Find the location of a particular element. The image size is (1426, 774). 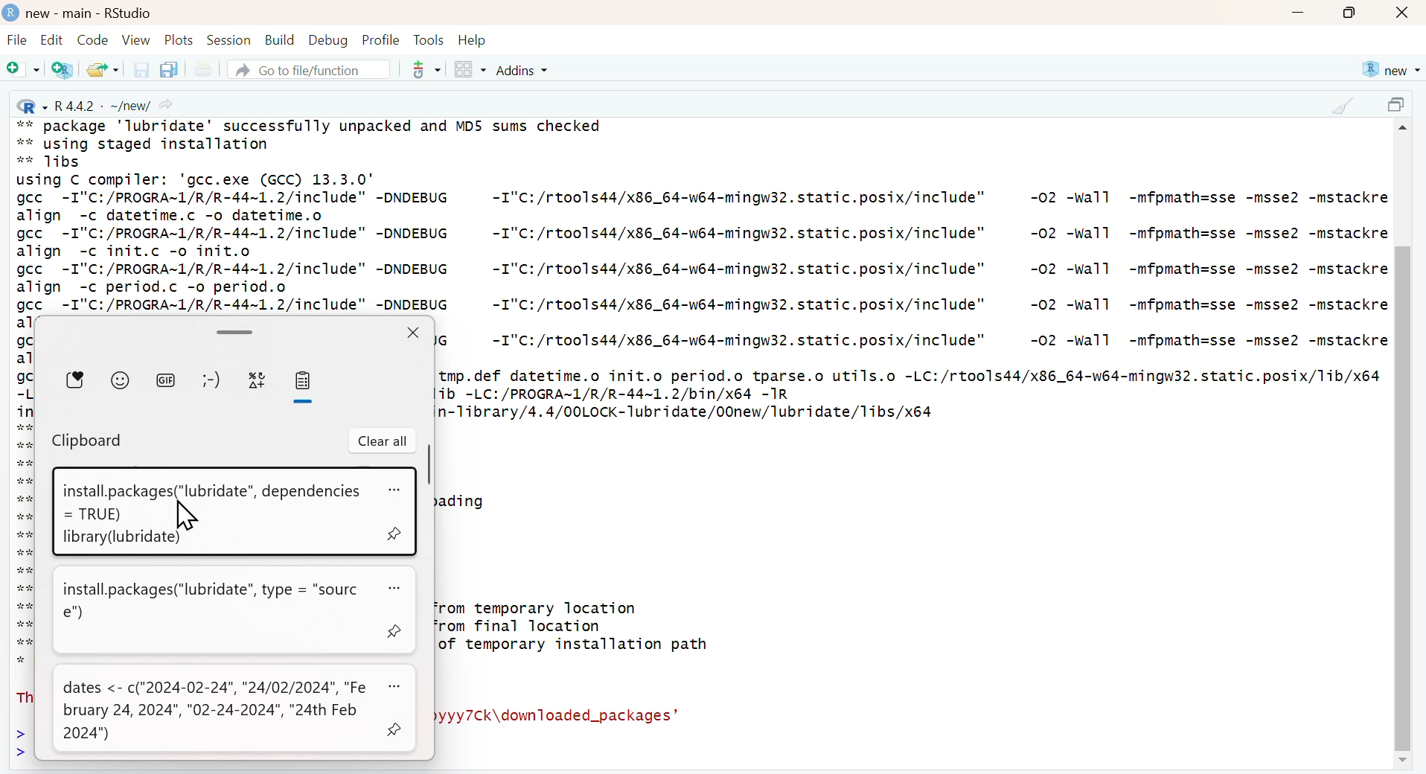

special characters is located at coordinates (258, 381).